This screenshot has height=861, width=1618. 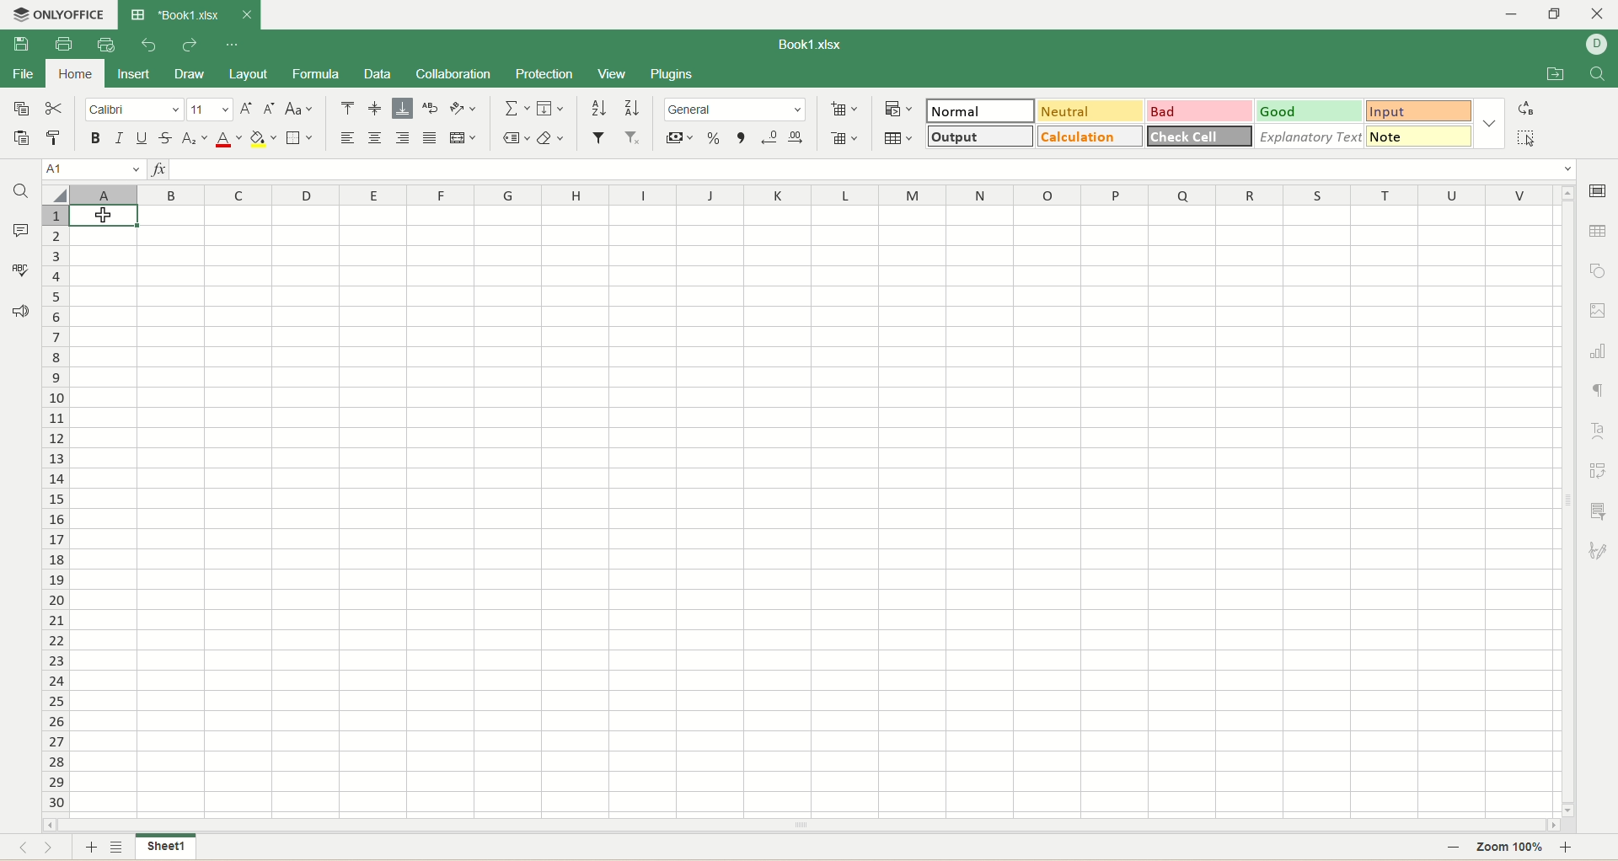 I want to click on undo, so click(x=146, y=46).